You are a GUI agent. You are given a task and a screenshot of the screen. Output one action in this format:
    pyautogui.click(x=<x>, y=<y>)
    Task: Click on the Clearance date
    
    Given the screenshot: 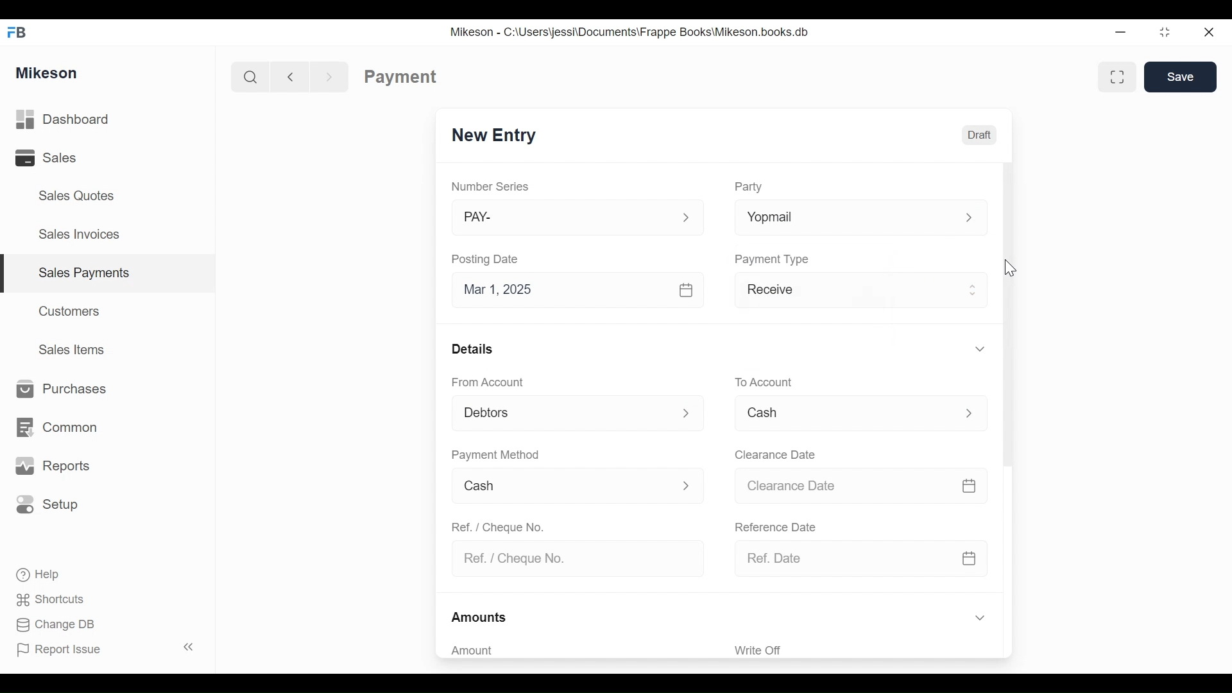 What is the action you would take?
    pyautogui.click(x=779, y=454)
    